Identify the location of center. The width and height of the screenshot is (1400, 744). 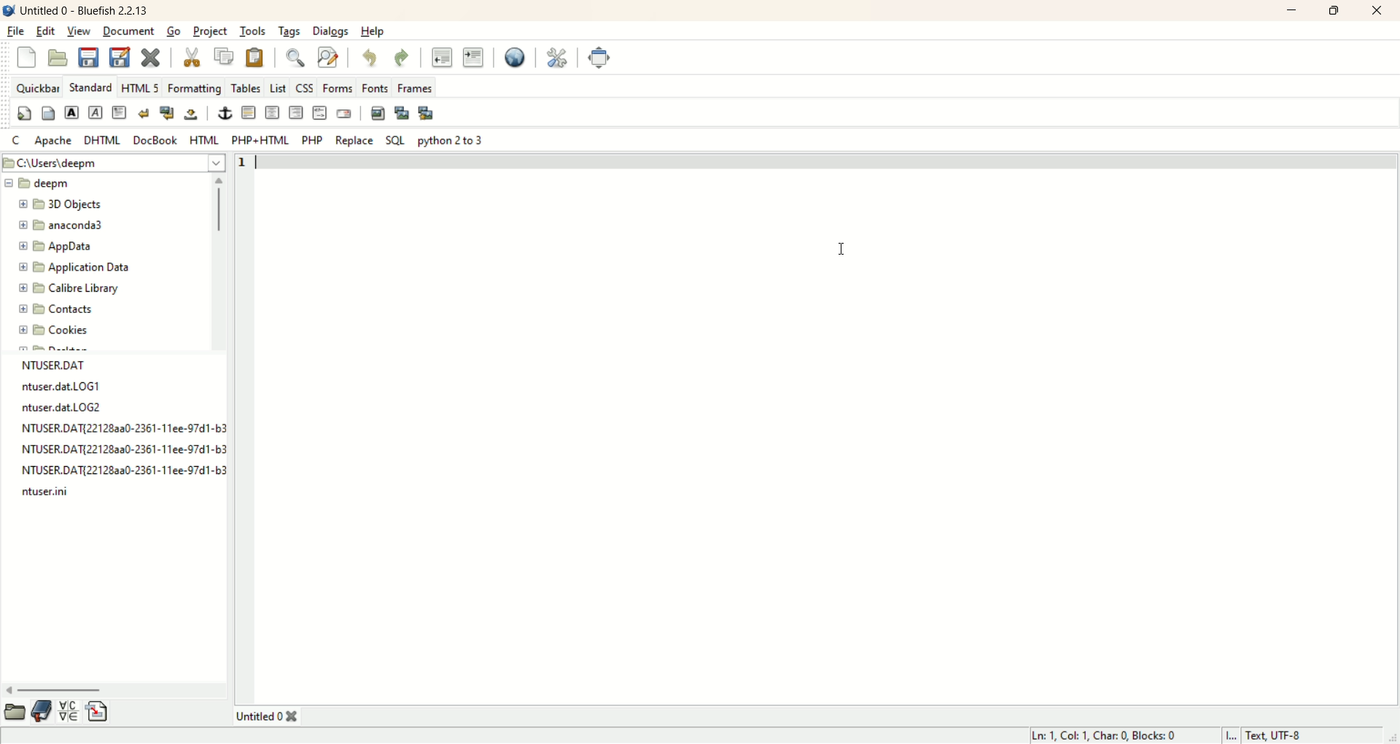
(272, 114).